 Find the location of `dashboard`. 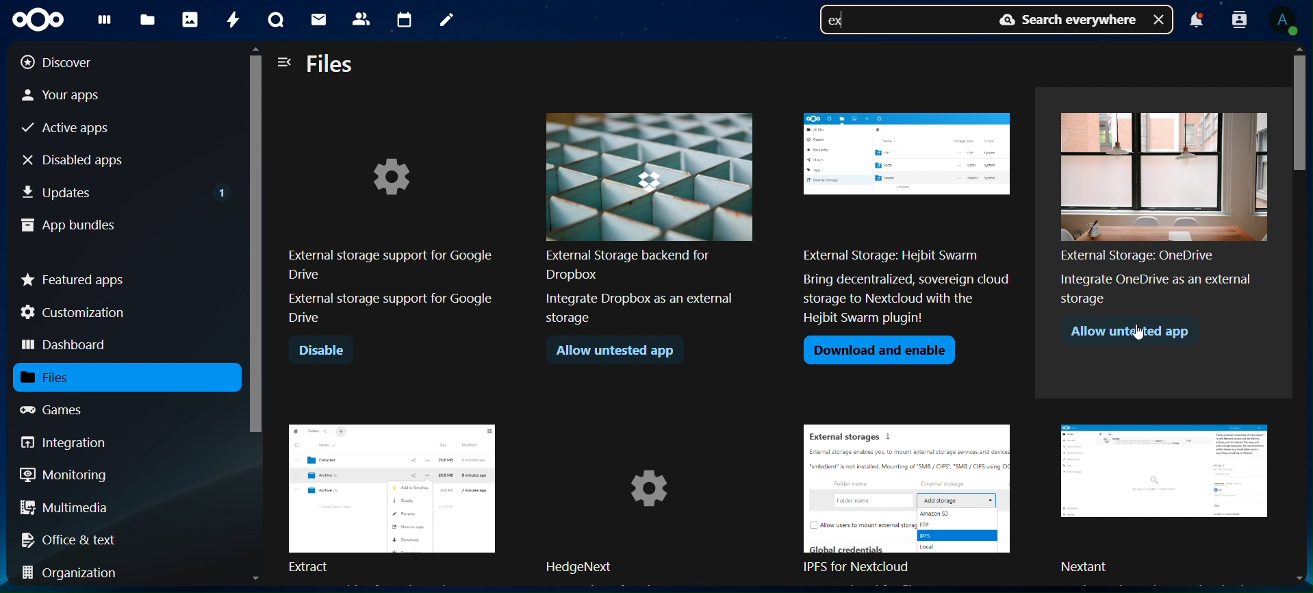

dashboard is located at coordinates (104, 23).